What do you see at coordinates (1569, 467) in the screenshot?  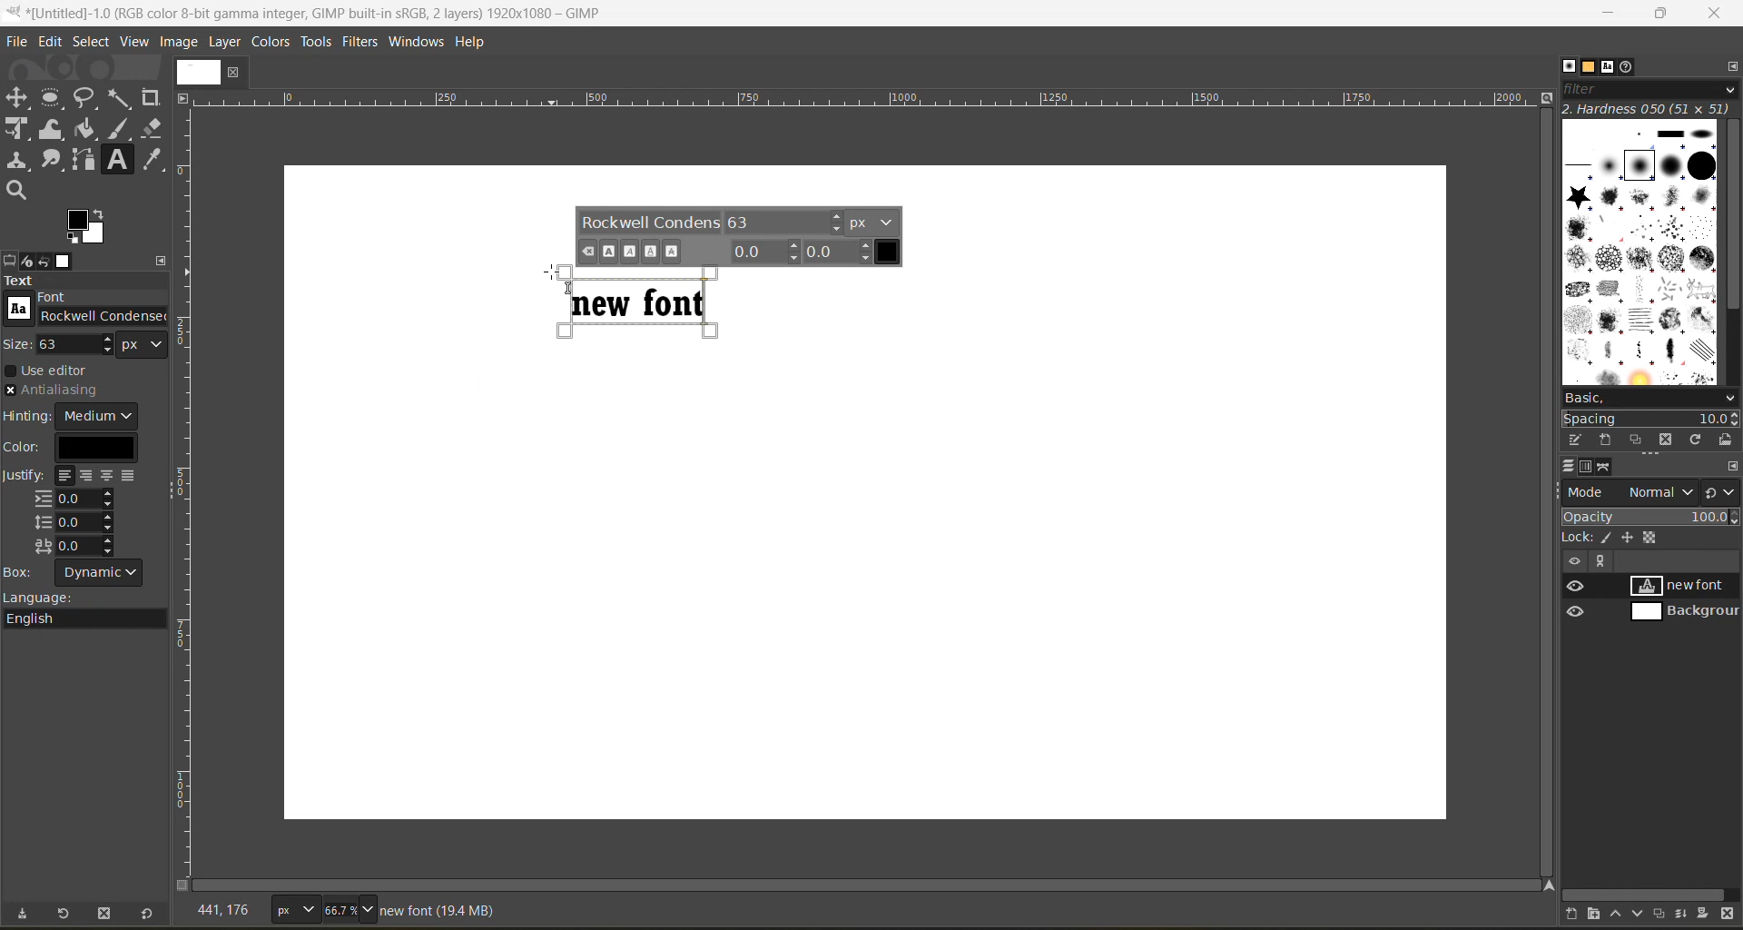 I see `layers` at bounding box center [1569, 467].